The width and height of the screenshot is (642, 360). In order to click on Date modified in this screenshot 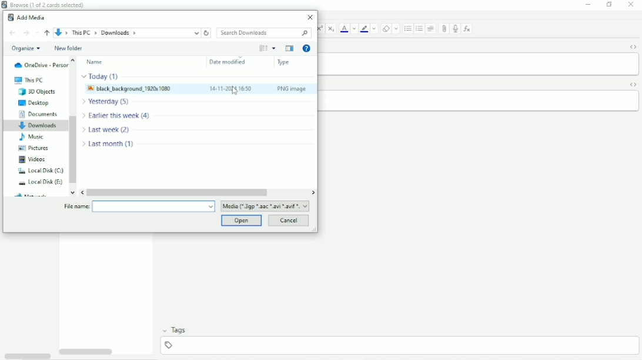, I will do `click(229, 61)`.